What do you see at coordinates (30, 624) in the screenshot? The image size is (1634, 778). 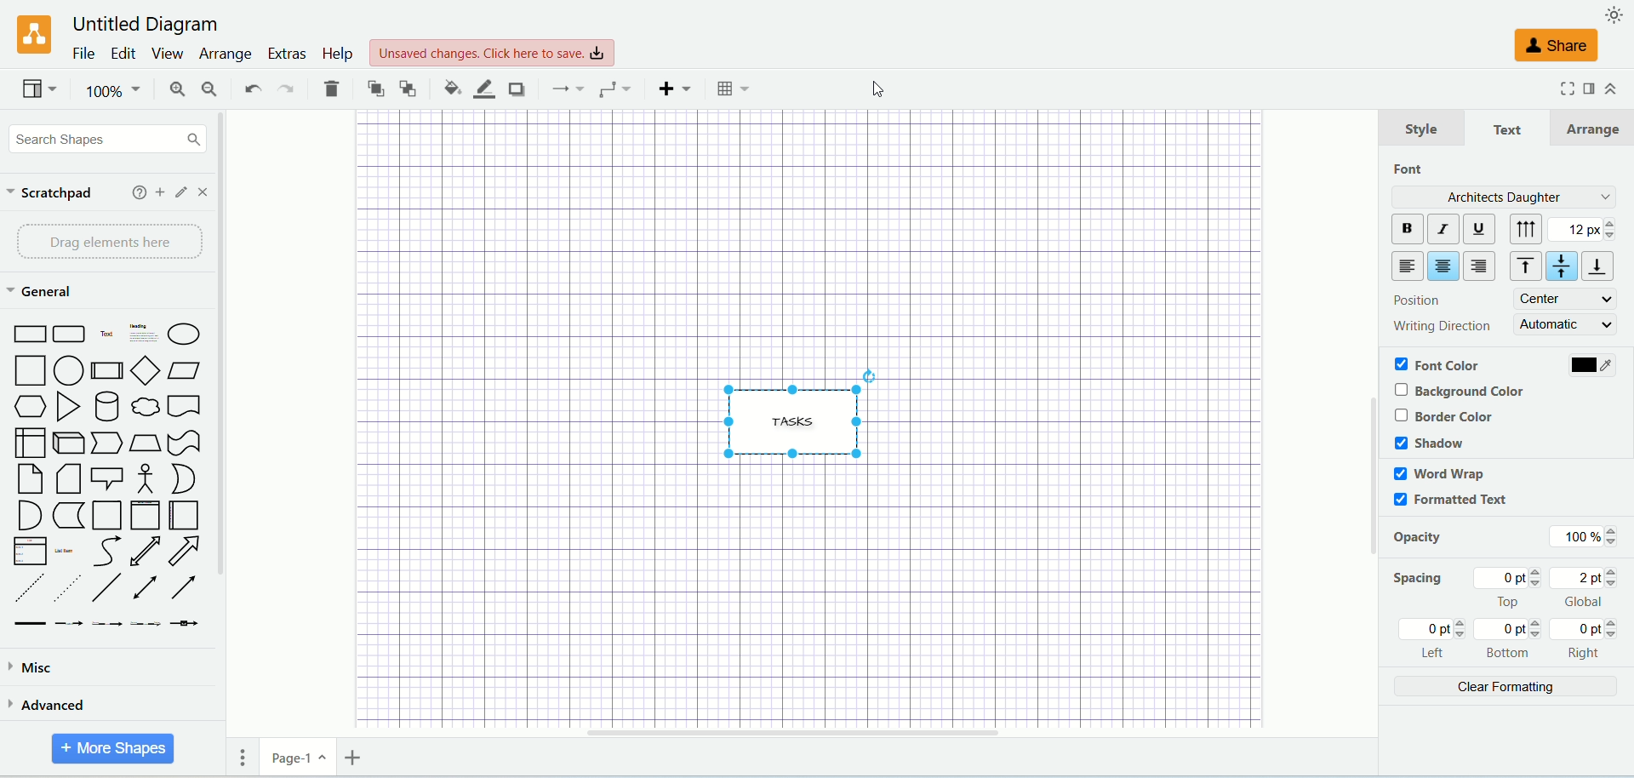 I see `Link` at bounding box center [30, 624].